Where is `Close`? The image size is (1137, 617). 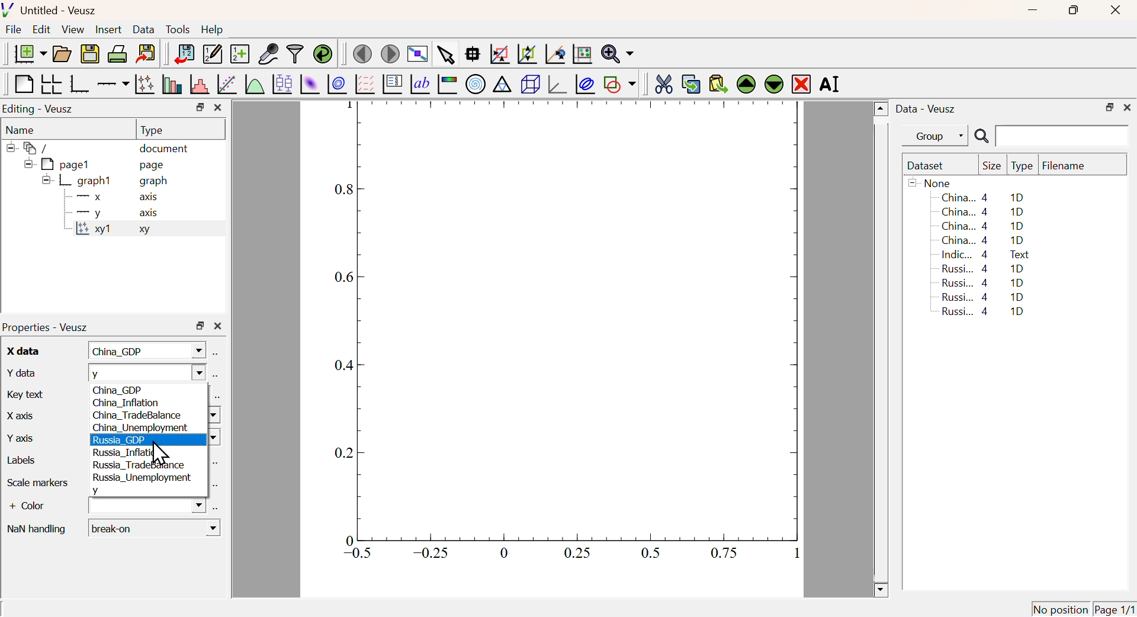 Close is located at coordinates (218, 327).